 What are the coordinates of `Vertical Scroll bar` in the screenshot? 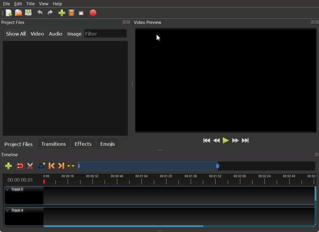 It's located at (316, 206).